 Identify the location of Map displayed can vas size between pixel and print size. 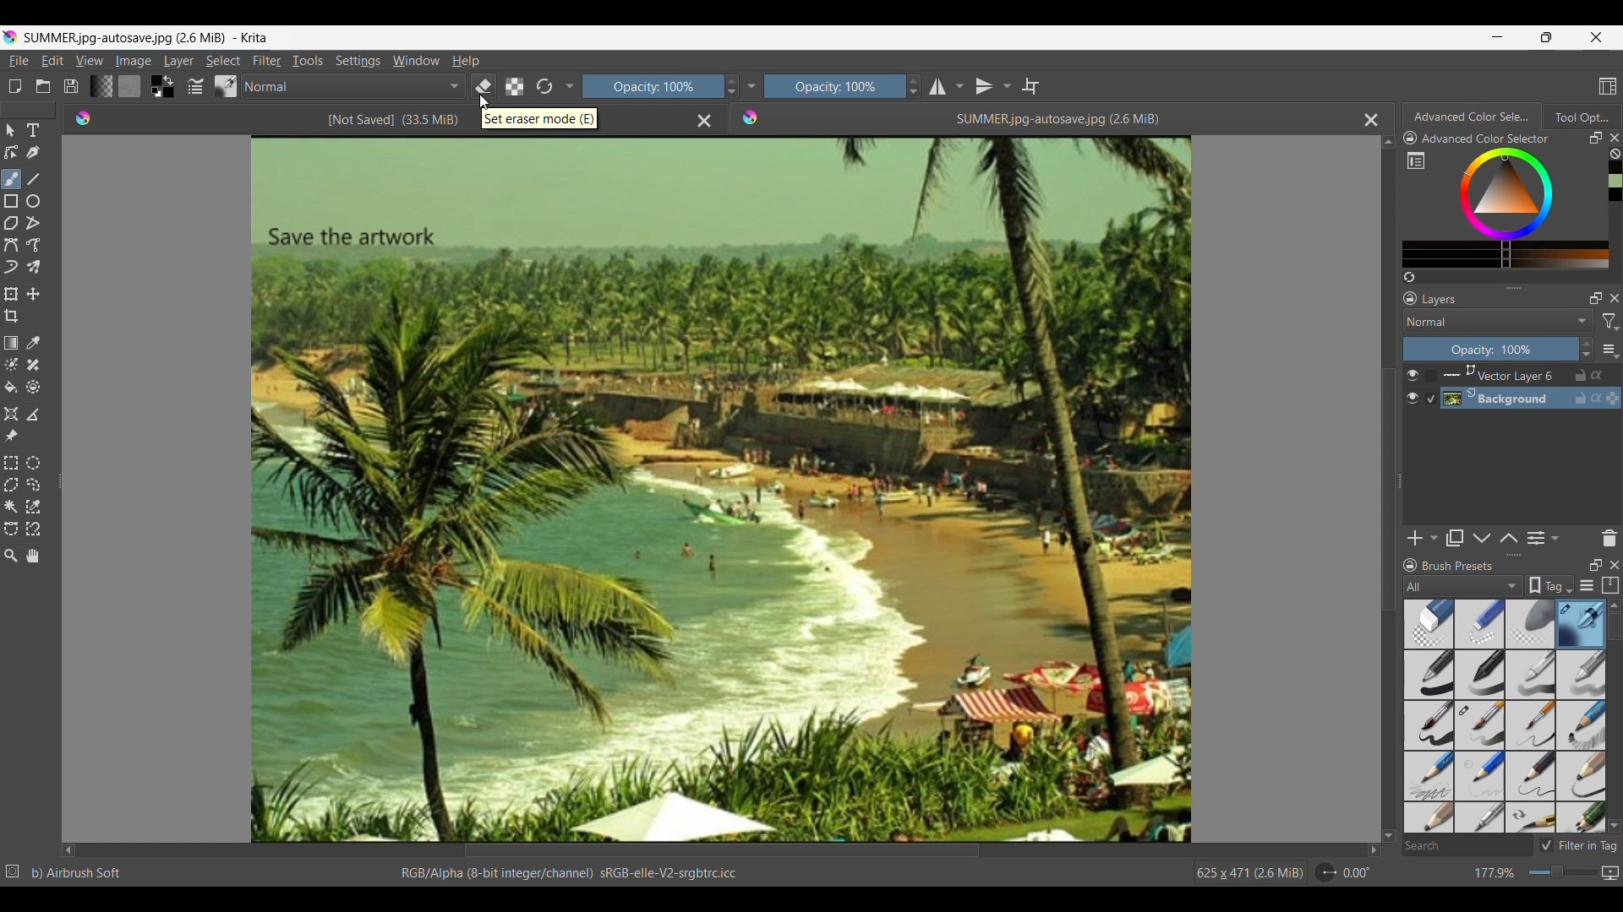
(1611, 873).